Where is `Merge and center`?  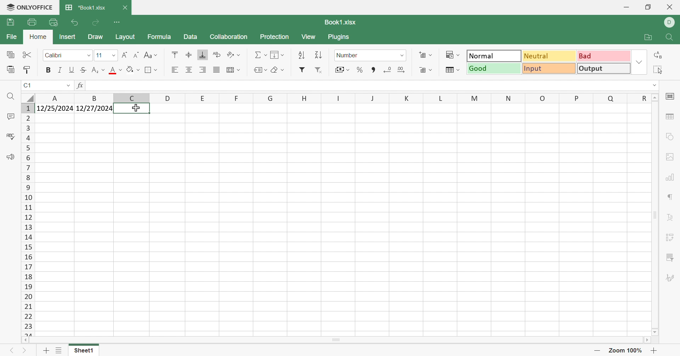 Merge and center is located at coordinates (234, 70).